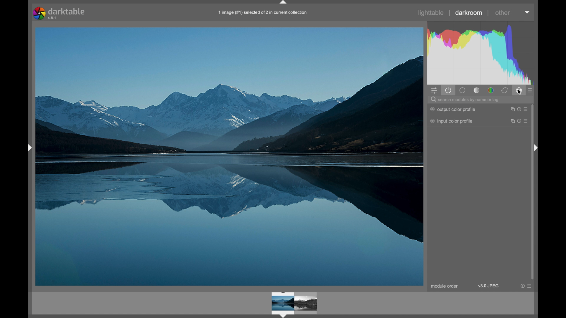  What do you see at coordinates (463, 91) in the screenshot?
I see `base` at bounding box center [463, 91].